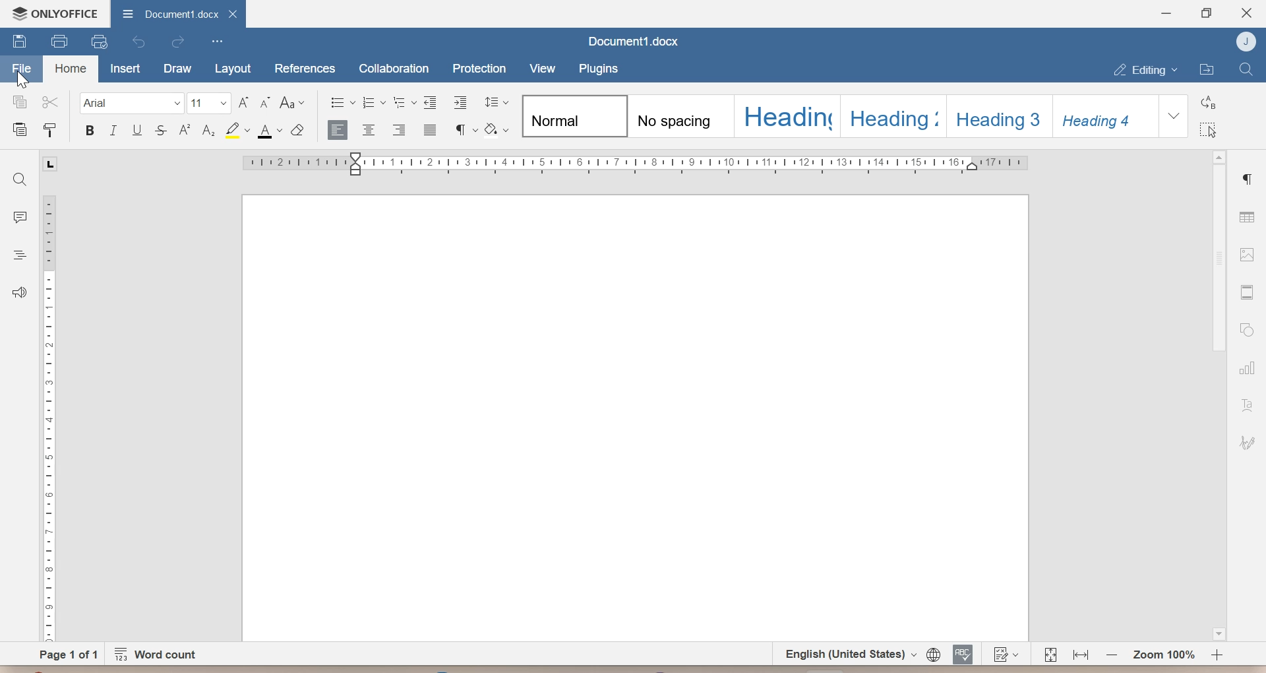 Image resolution: width=1266 pixels, height=673 pixels. I want to click on Copy style, so click(51, 127).